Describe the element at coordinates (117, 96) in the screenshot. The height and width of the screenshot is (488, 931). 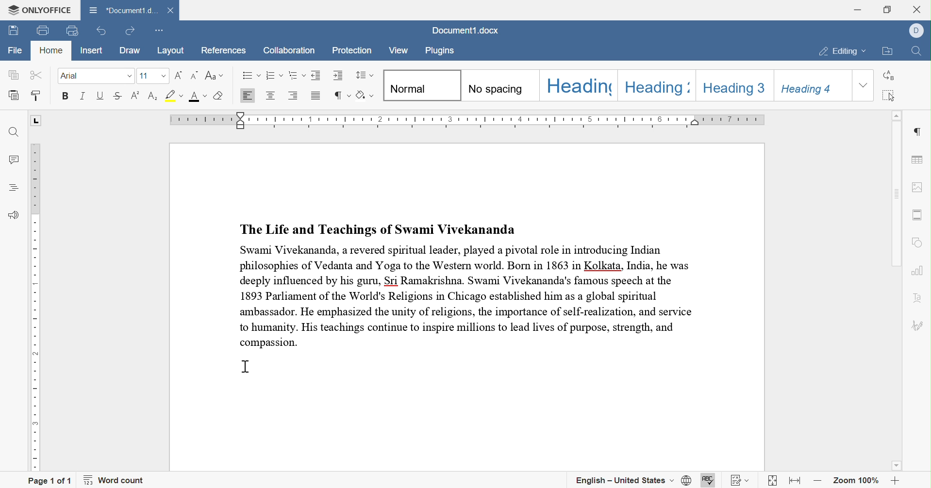
I see `strikethrough` at that location.